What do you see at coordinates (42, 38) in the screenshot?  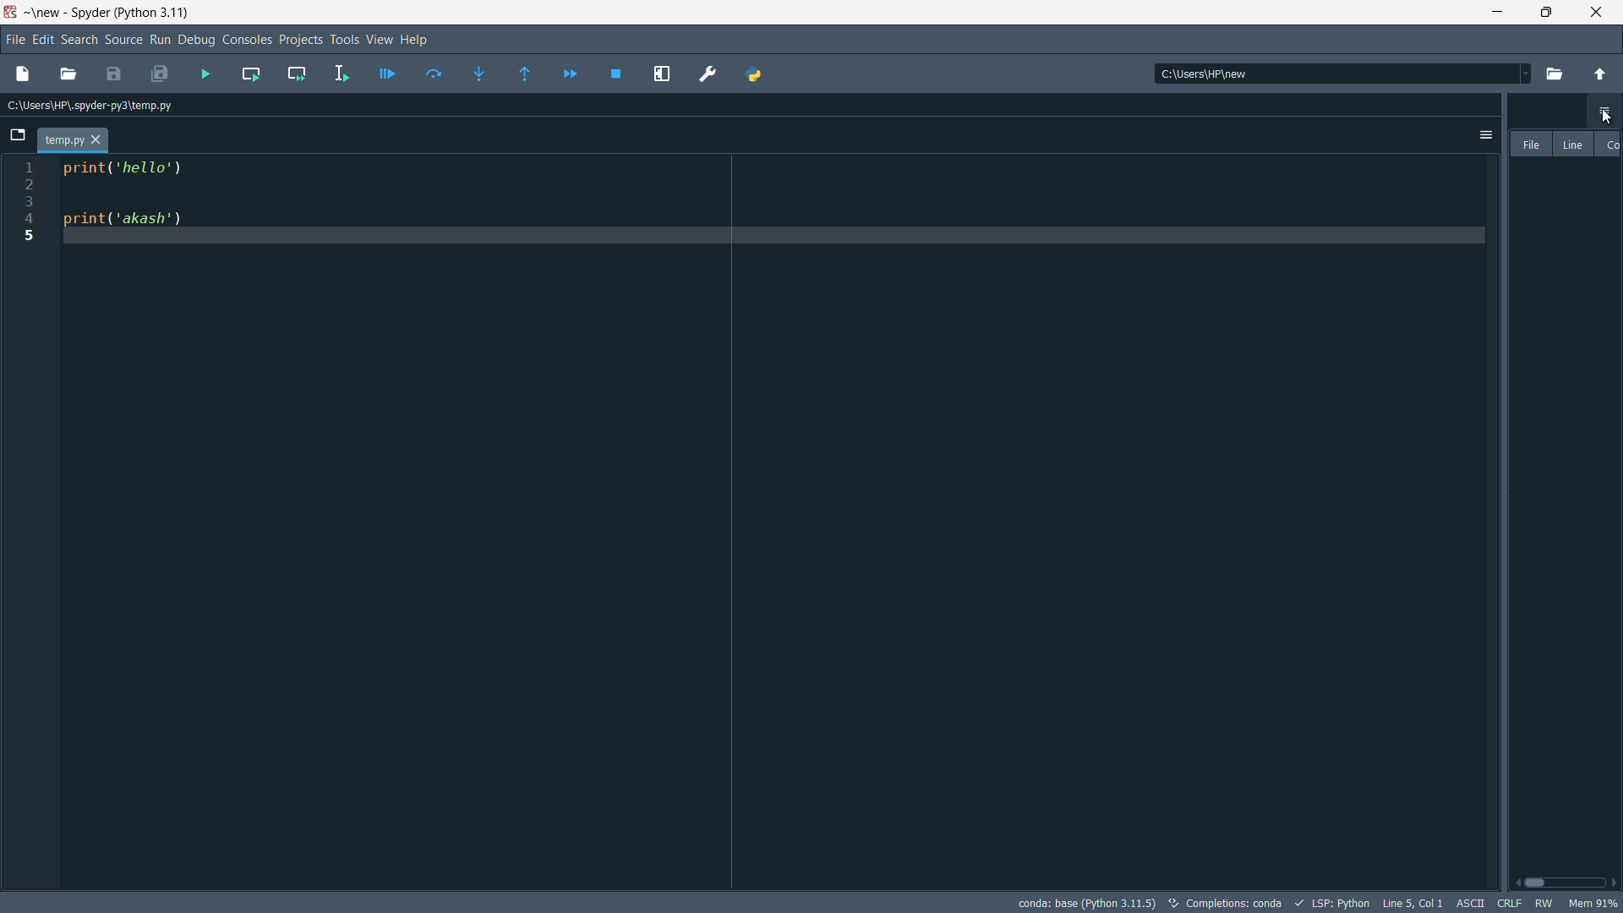 I see `edit menu` at bounding box center [42, 38].